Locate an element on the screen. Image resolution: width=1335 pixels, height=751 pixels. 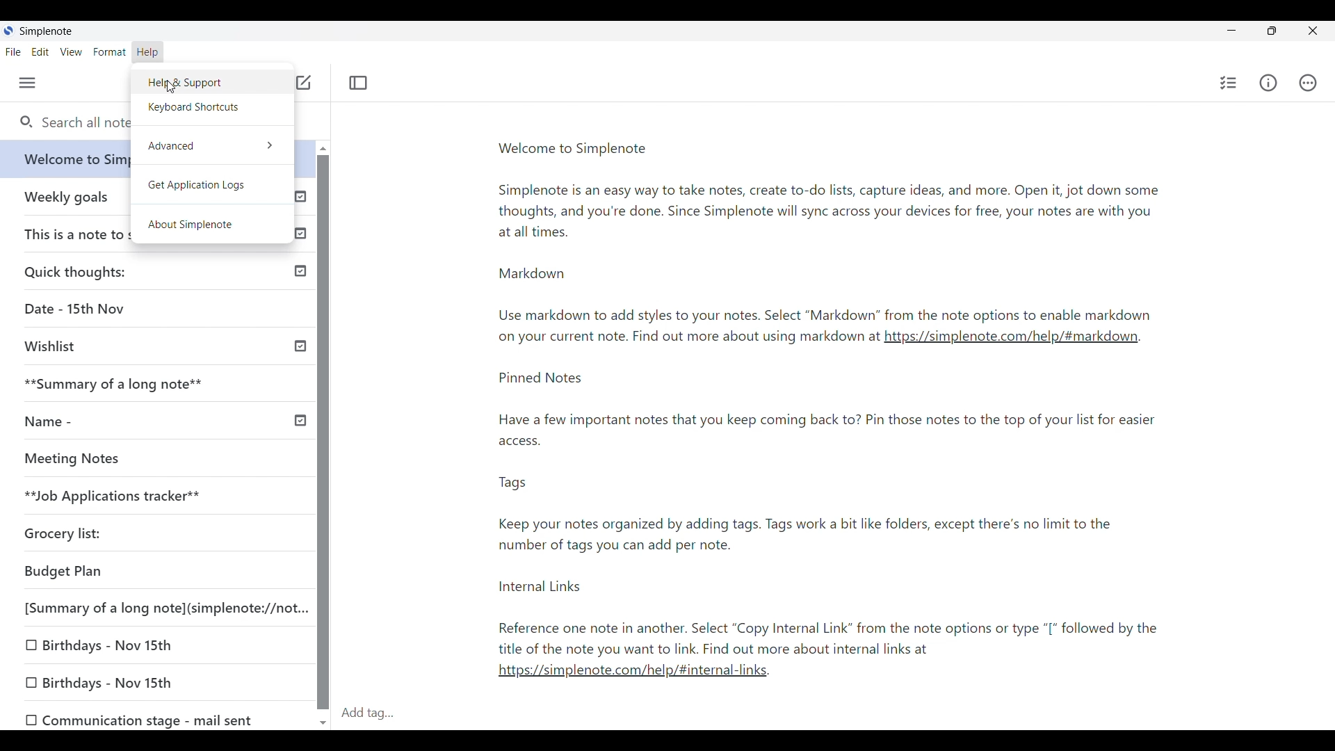
Pinned Notes
Have a few important notes that you keep coming back to? Pin those notes to the top of your list for easier
access. is located at coordinates (830, 407).